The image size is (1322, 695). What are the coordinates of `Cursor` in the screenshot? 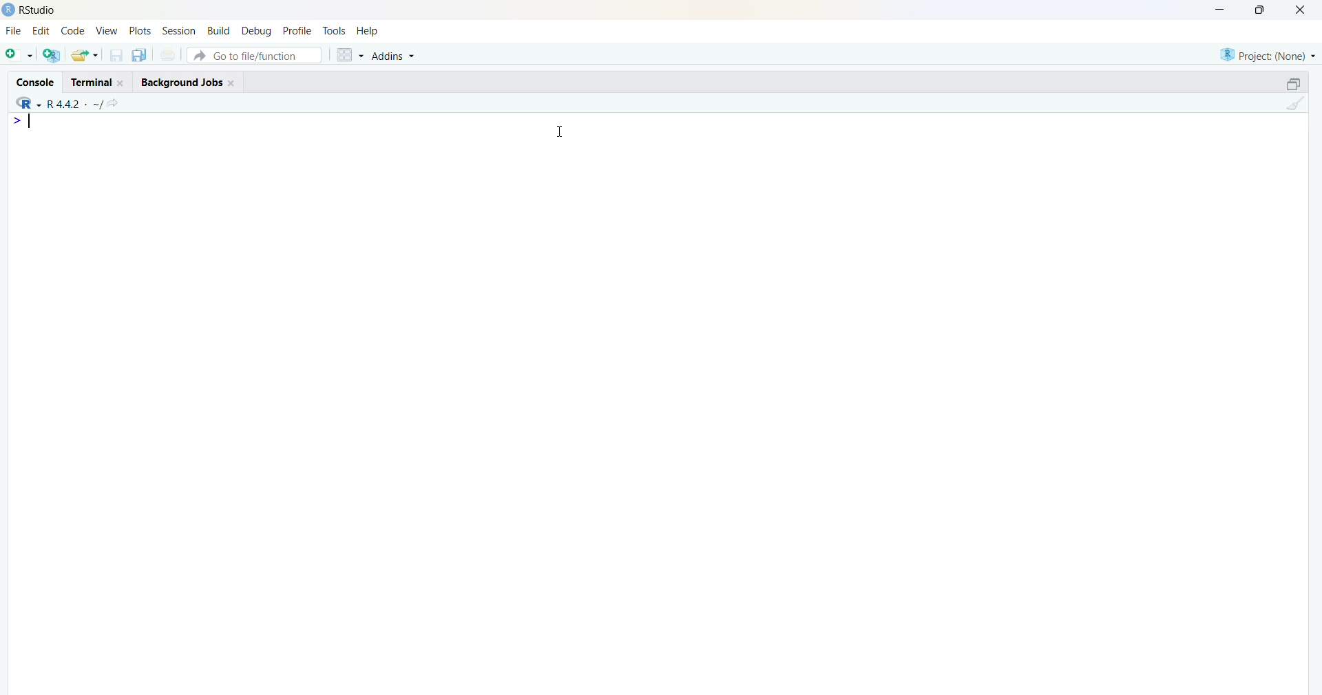 It's located at (560, 129).